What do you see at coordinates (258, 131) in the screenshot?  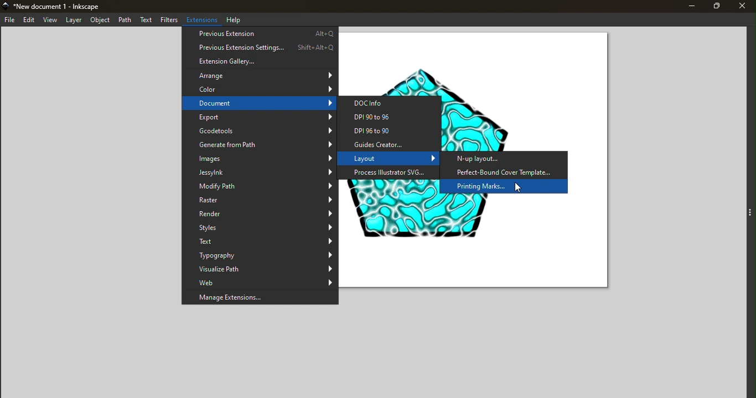 I see `Gcodetools` at bounding box center [258, 131].